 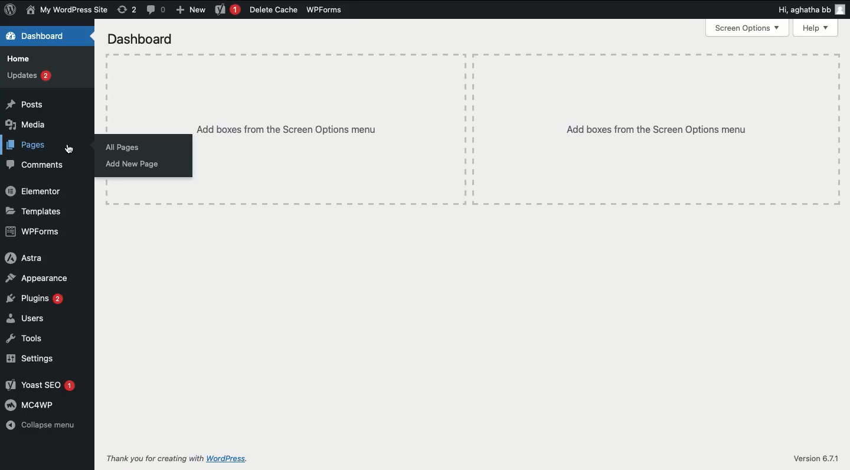 What do you see at coordinates (30, 358) in the screenshot?
I see `Settings` at bounding box center [30, 358].